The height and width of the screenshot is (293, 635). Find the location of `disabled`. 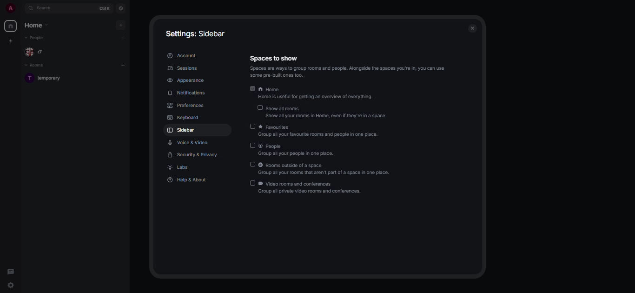

disabled is located at coordinates (253, 146).